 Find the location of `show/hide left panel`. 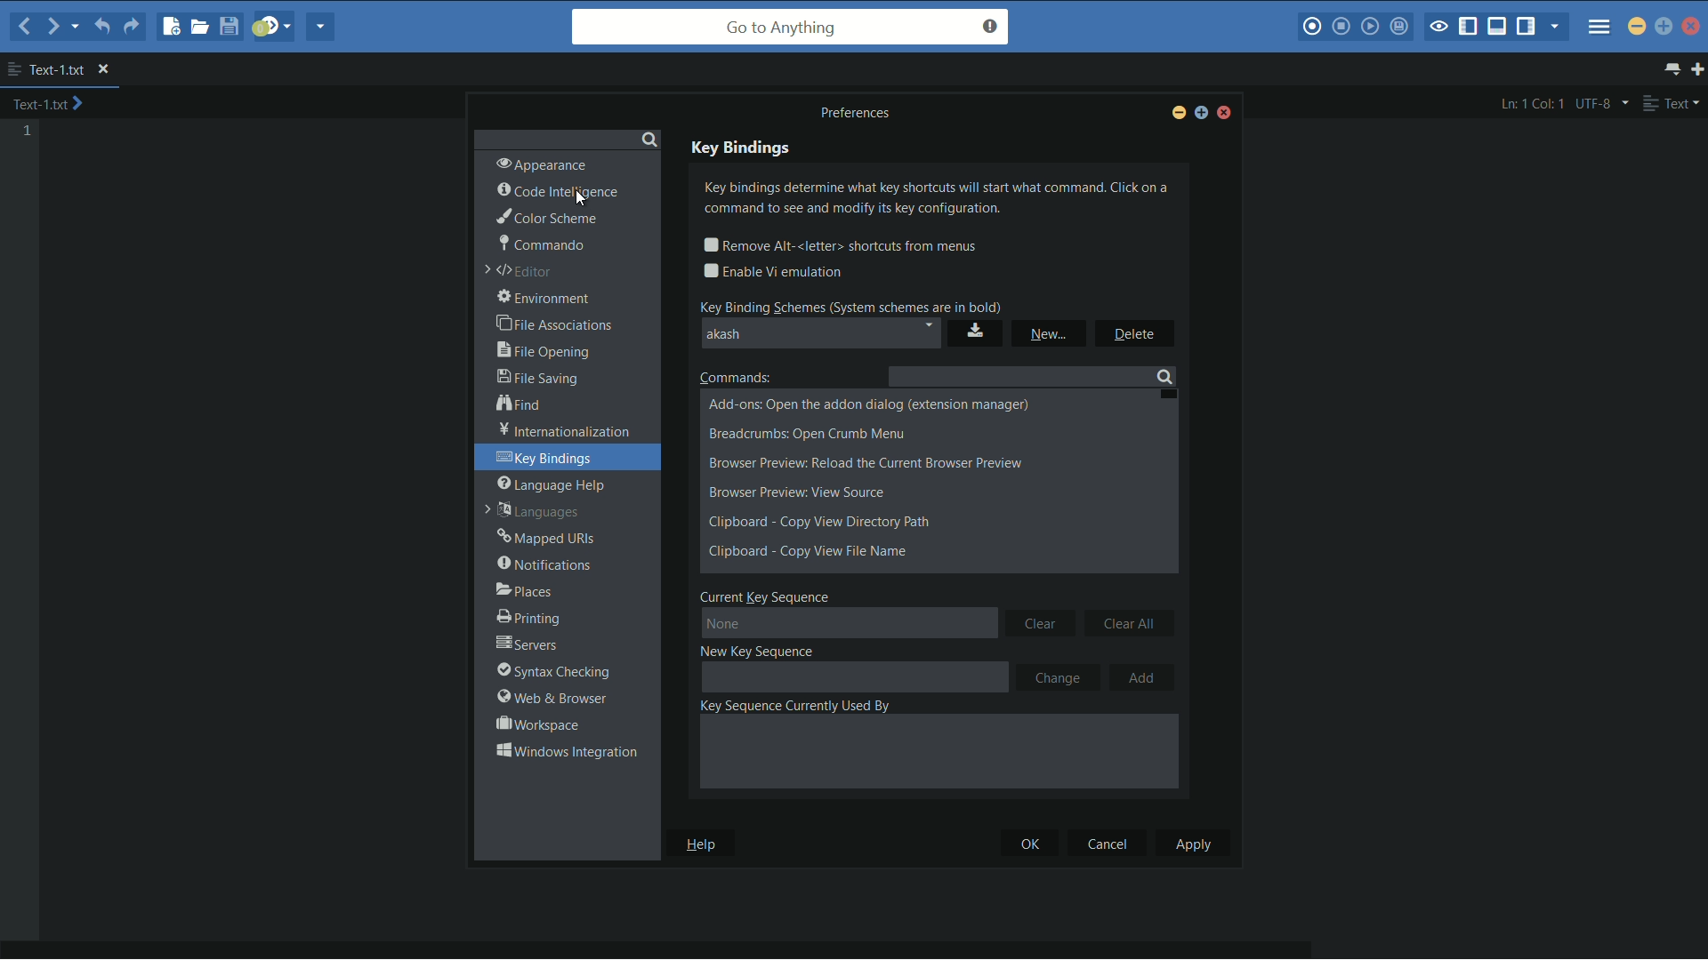

show/hide left panel is located at coordinates (1469, 28).